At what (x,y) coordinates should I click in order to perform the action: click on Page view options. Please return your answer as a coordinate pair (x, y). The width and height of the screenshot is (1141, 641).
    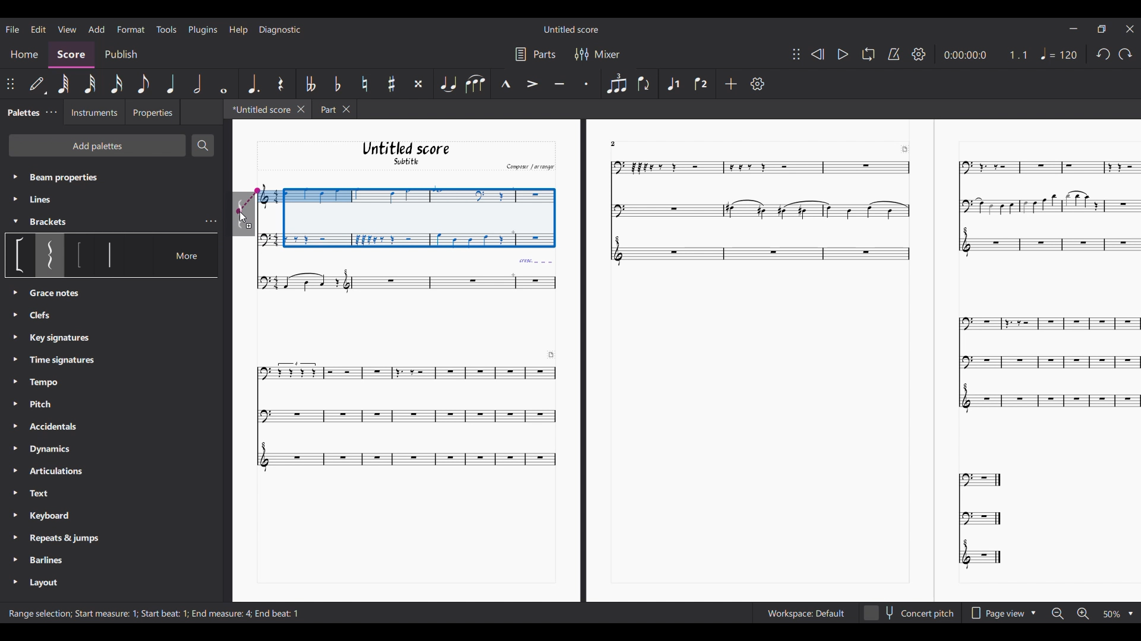
    Looking at the image, I should click on (995, 613).